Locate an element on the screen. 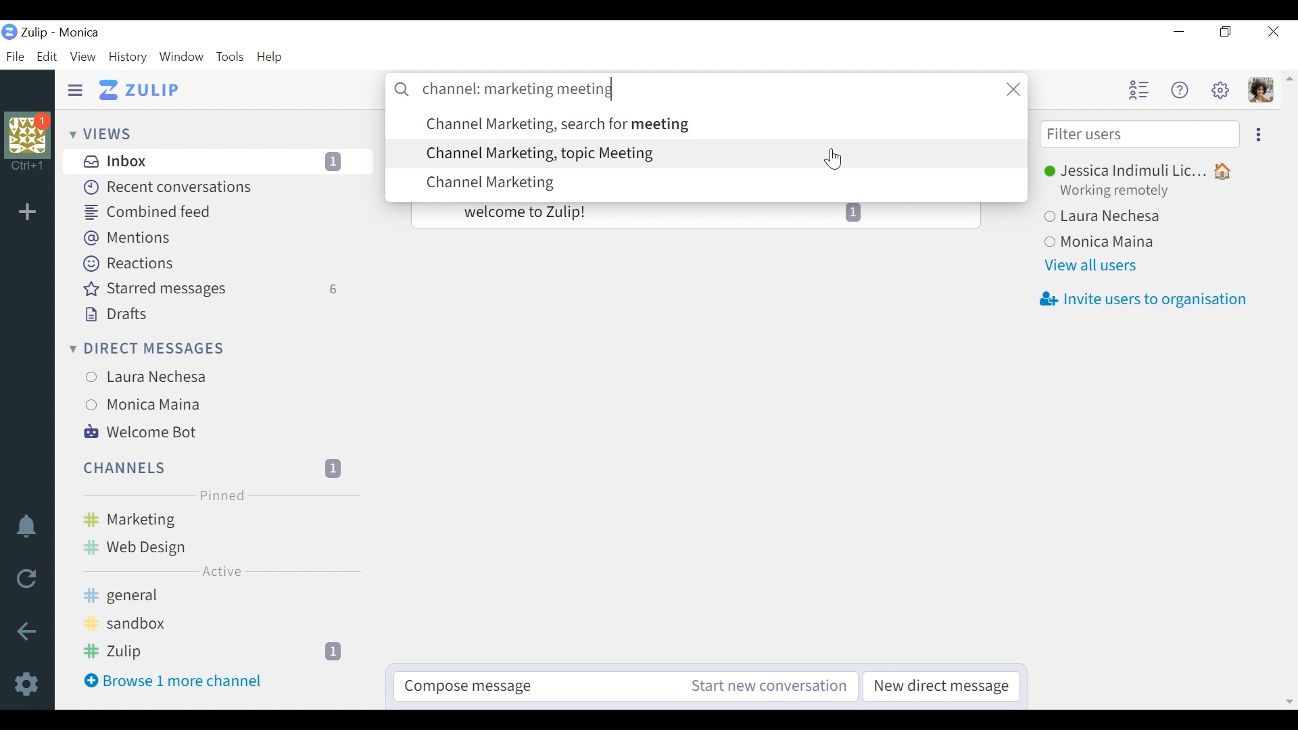 This screenshot has height=730, width=1298. search option: Channel Marketing is located at coordinates (704, 181).